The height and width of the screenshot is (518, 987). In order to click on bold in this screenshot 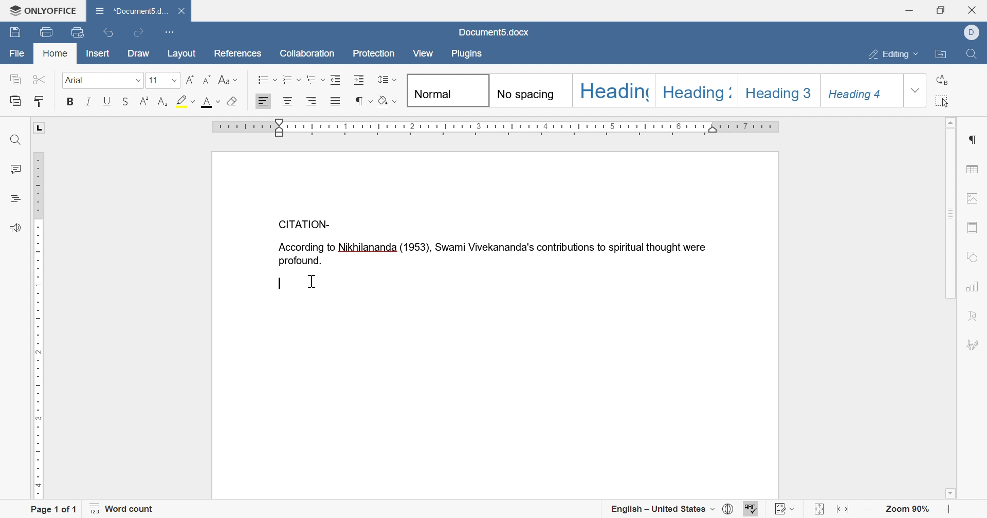, I will do `click(72, 101)`.